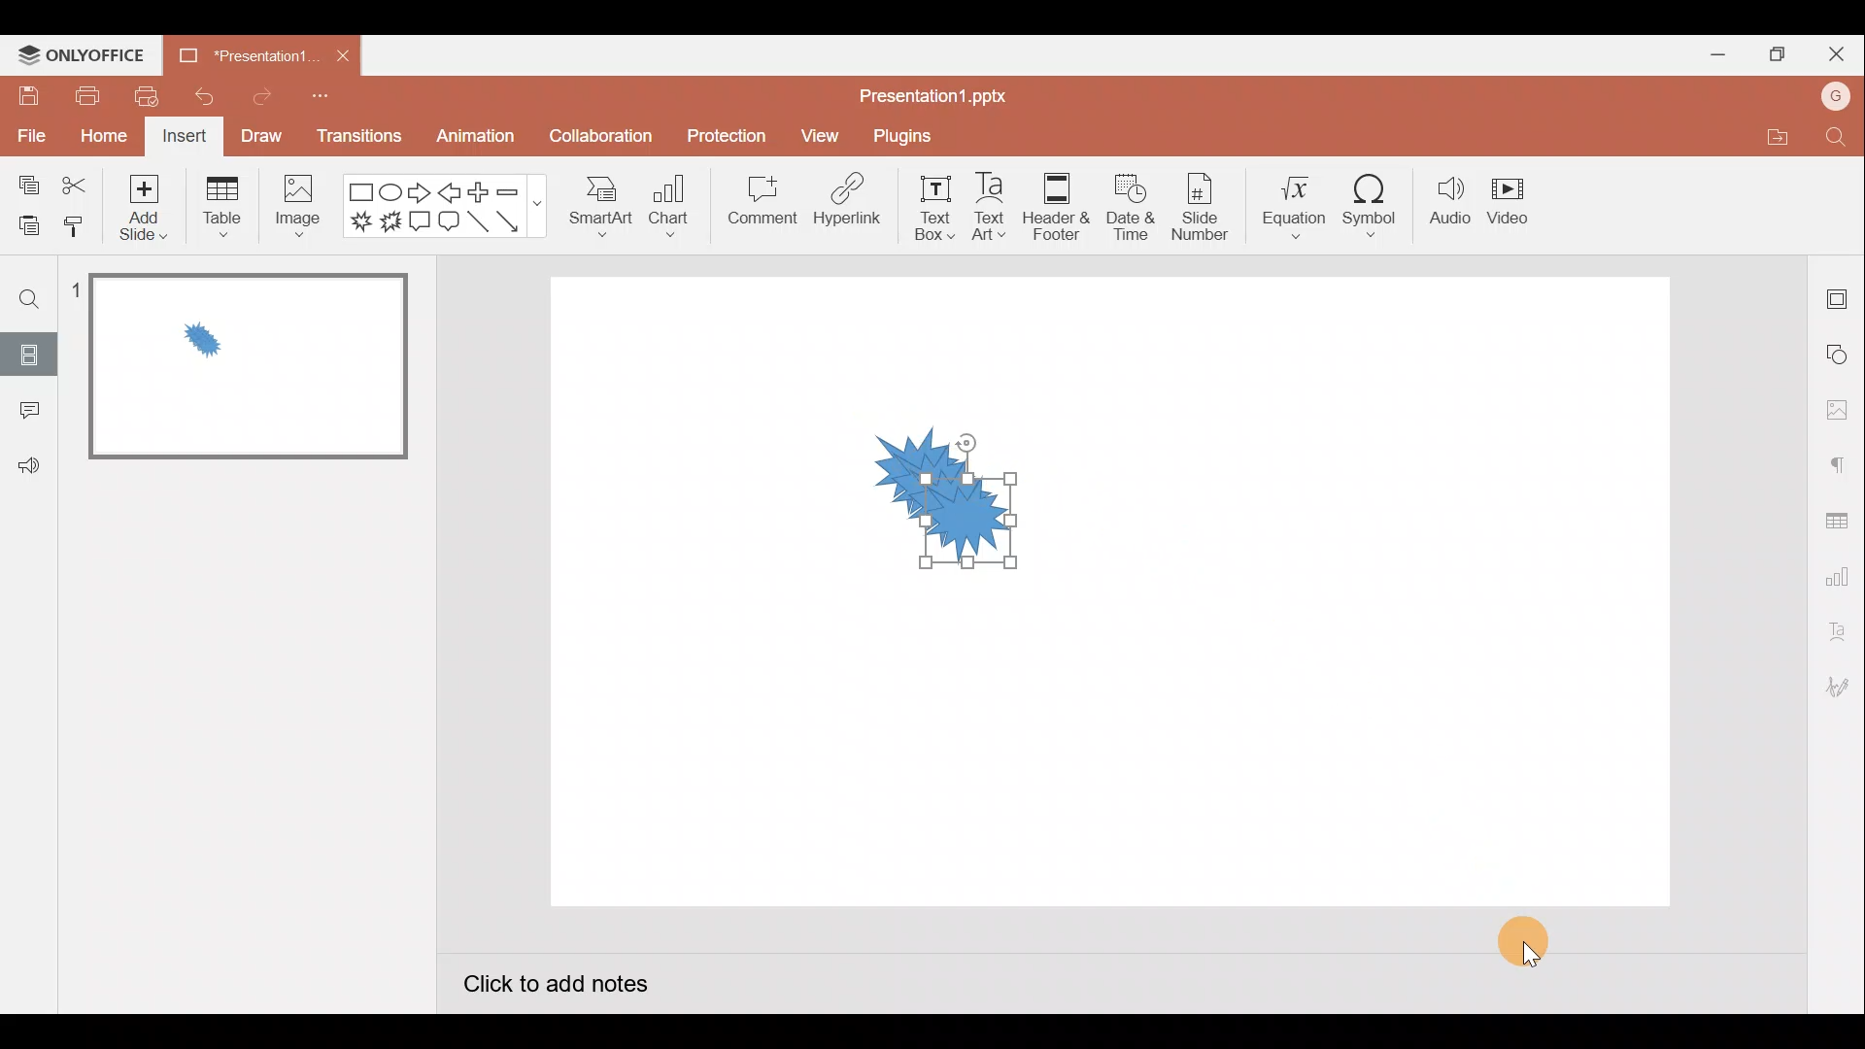  Describe the element at coordinates (1842, 139) in the screenshot. I see `Find` at that location.